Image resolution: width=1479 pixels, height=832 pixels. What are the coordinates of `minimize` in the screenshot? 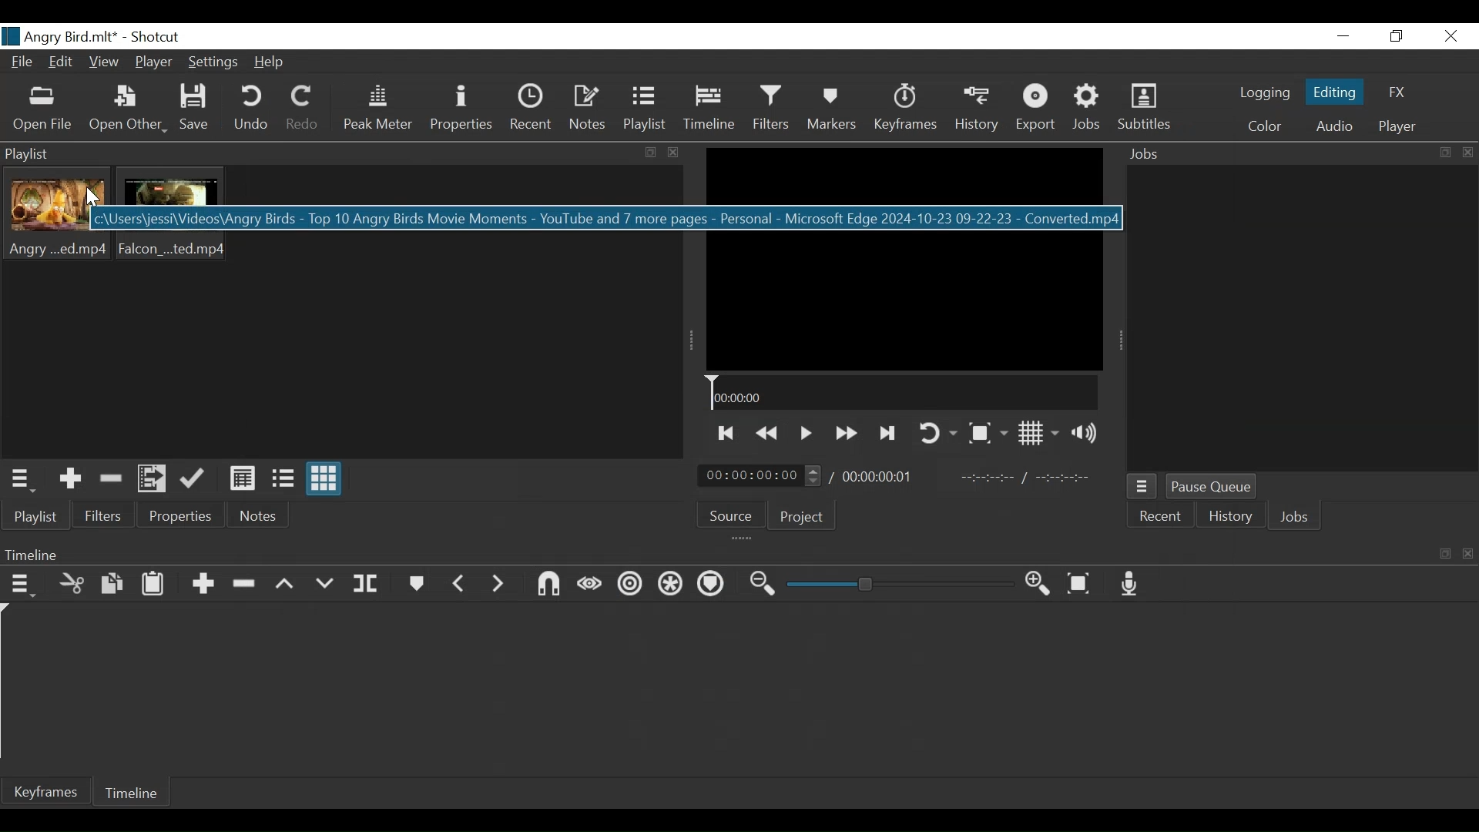 It's located at (1346, 35).